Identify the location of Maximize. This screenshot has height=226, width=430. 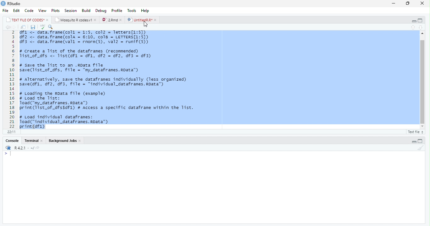
(409, 3).